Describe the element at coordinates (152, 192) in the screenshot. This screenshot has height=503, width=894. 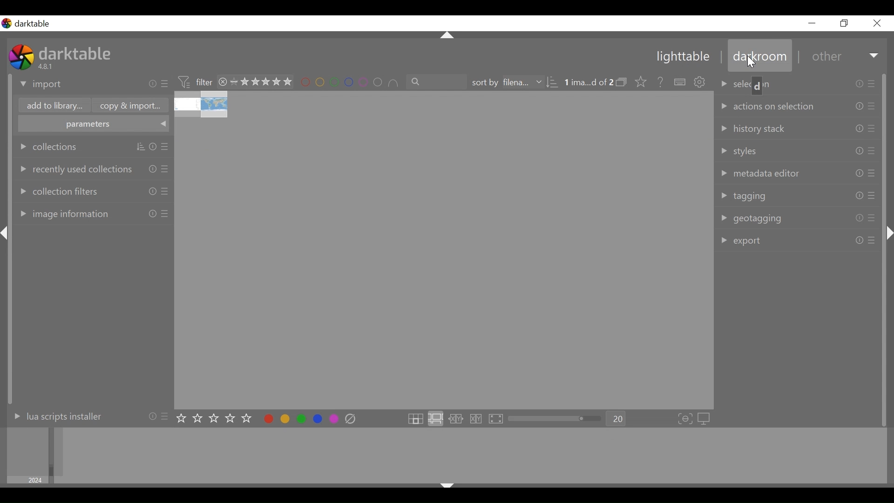
I see `` at that location.